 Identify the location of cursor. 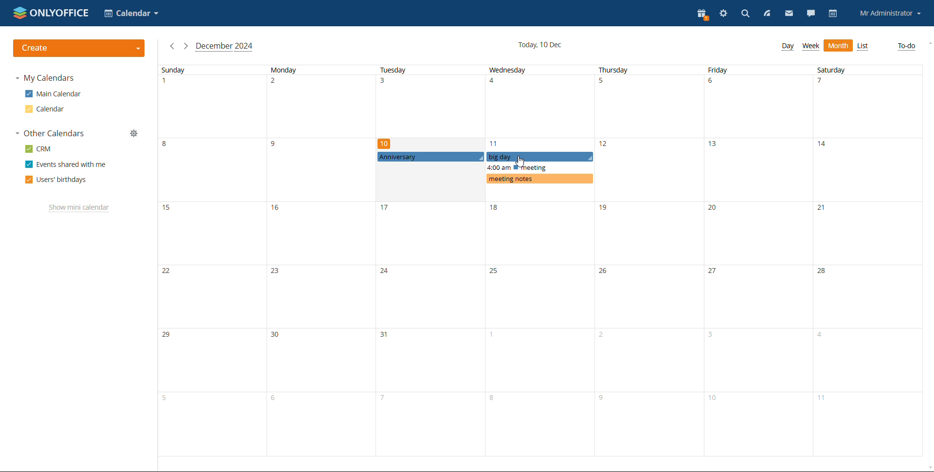
(520, 162).